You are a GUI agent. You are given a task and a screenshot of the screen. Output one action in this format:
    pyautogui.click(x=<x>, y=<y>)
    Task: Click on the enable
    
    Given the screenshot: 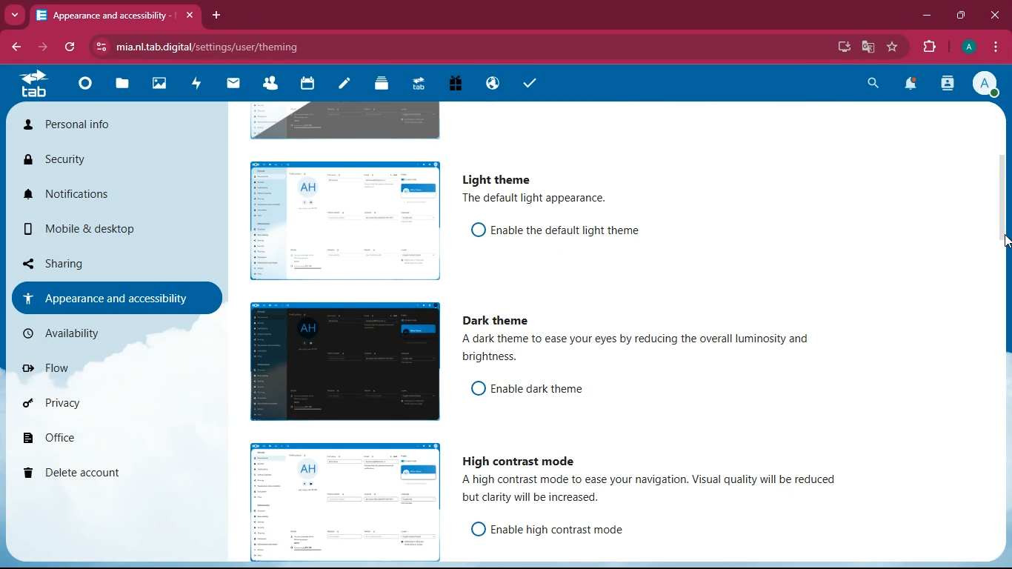 What is the action you would take?
    pyautogui.click(x=567, y=229)
    